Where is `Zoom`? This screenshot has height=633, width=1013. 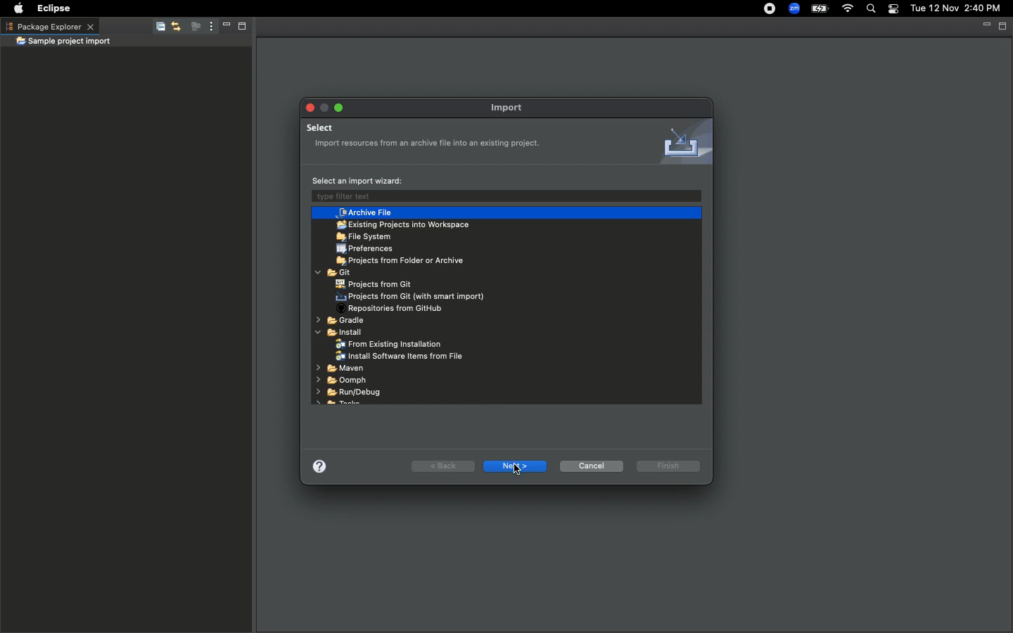
Zoom is located at coordinates (793, 8).